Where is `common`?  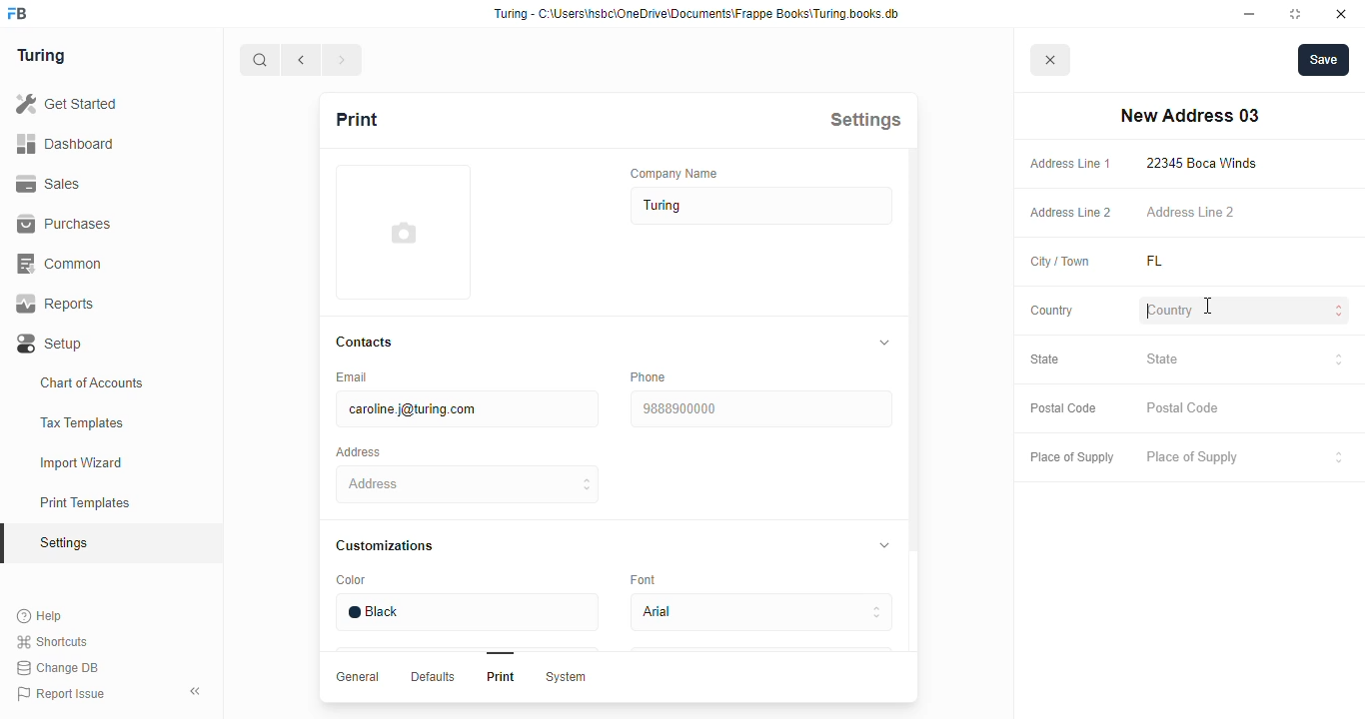
common is located at coordinates (62, 264).